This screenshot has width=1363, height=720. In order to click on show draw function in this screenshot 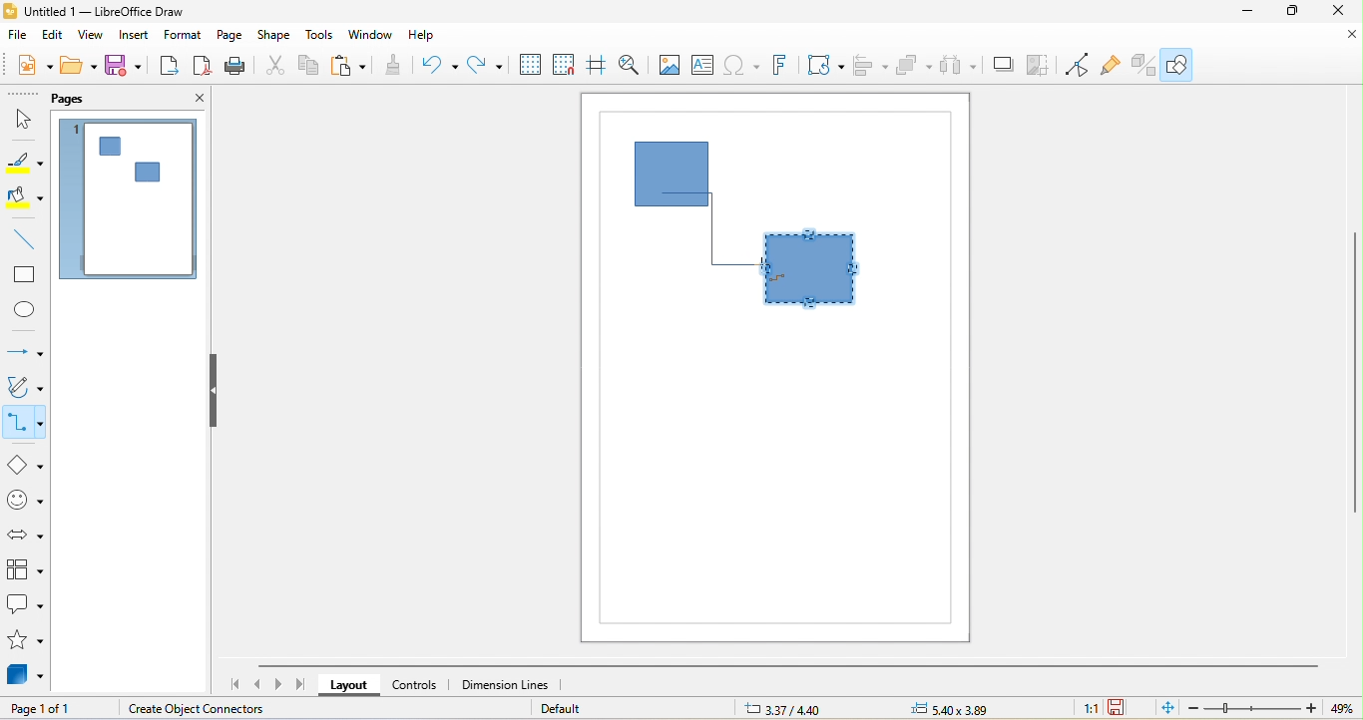, I will do `click(1184, 64)`.